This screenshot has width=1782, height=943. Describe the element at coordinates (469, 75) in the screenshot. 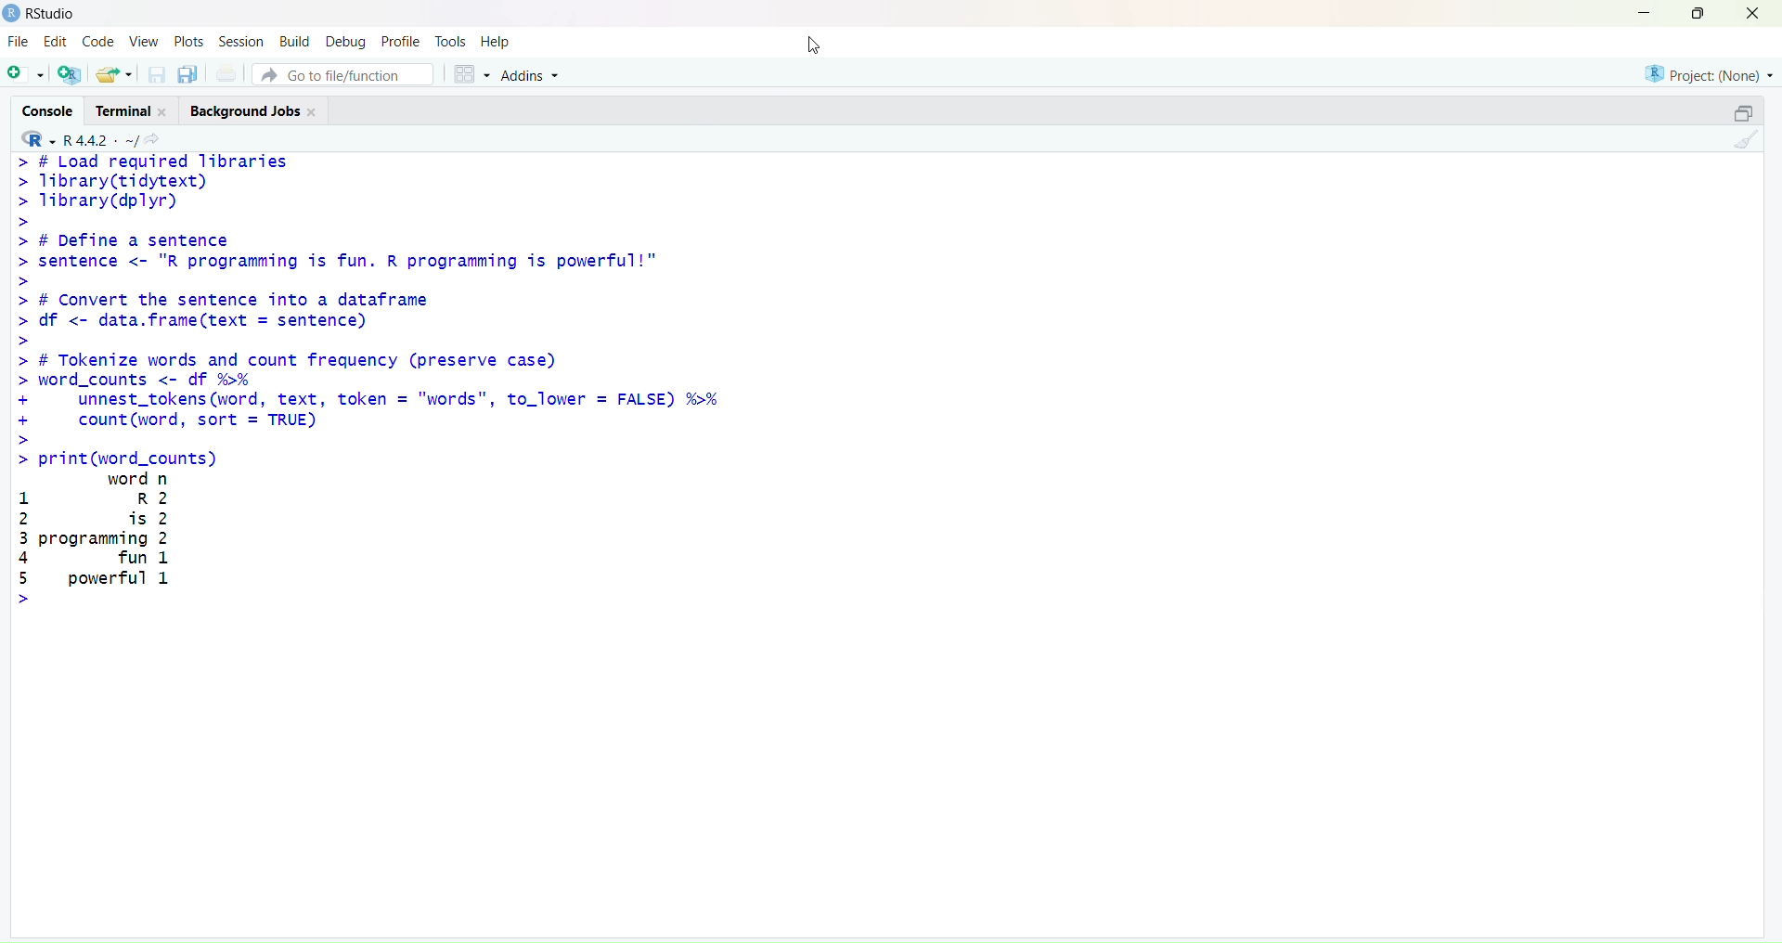

I see `workspace panes` at that location.